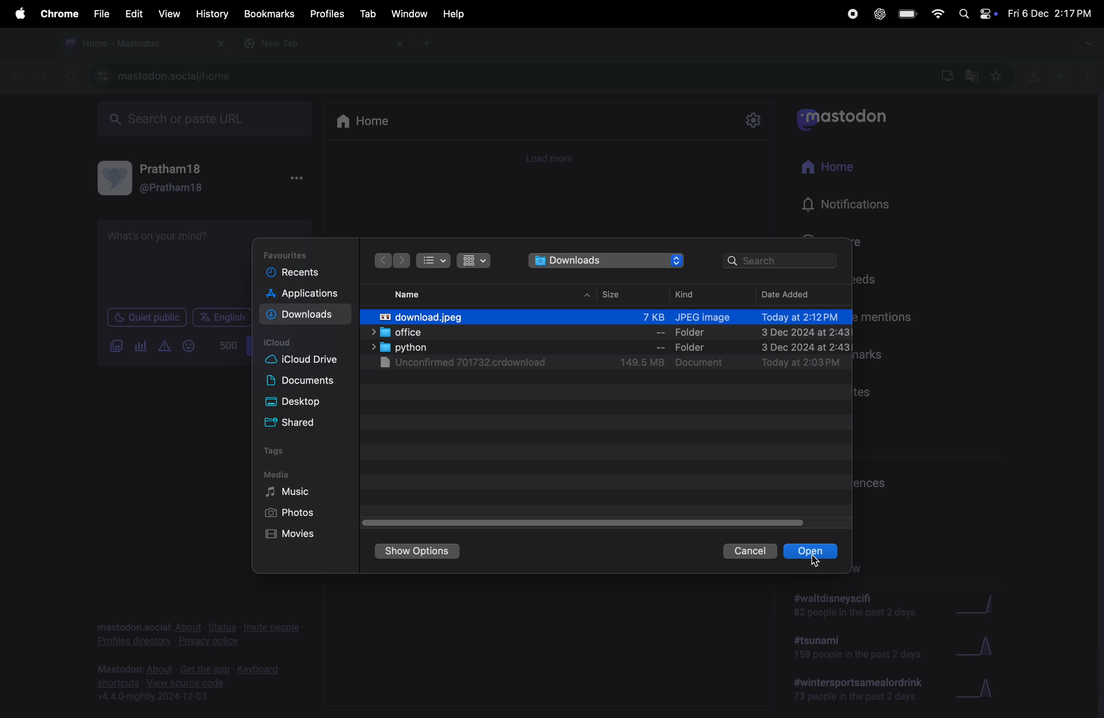  Describe the element at coordinates (605, 347) in the screenshot. I see `python file` at that location.